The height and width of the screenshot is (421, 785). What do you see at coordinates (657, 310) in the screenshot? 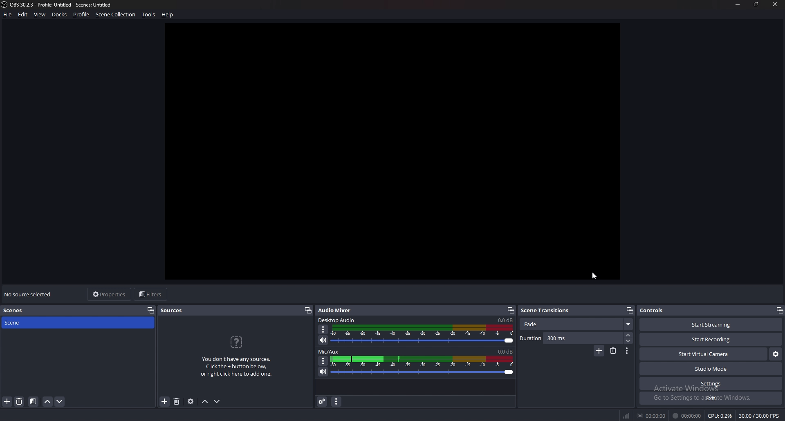
I see `controls` at bounding box center [657, 310].